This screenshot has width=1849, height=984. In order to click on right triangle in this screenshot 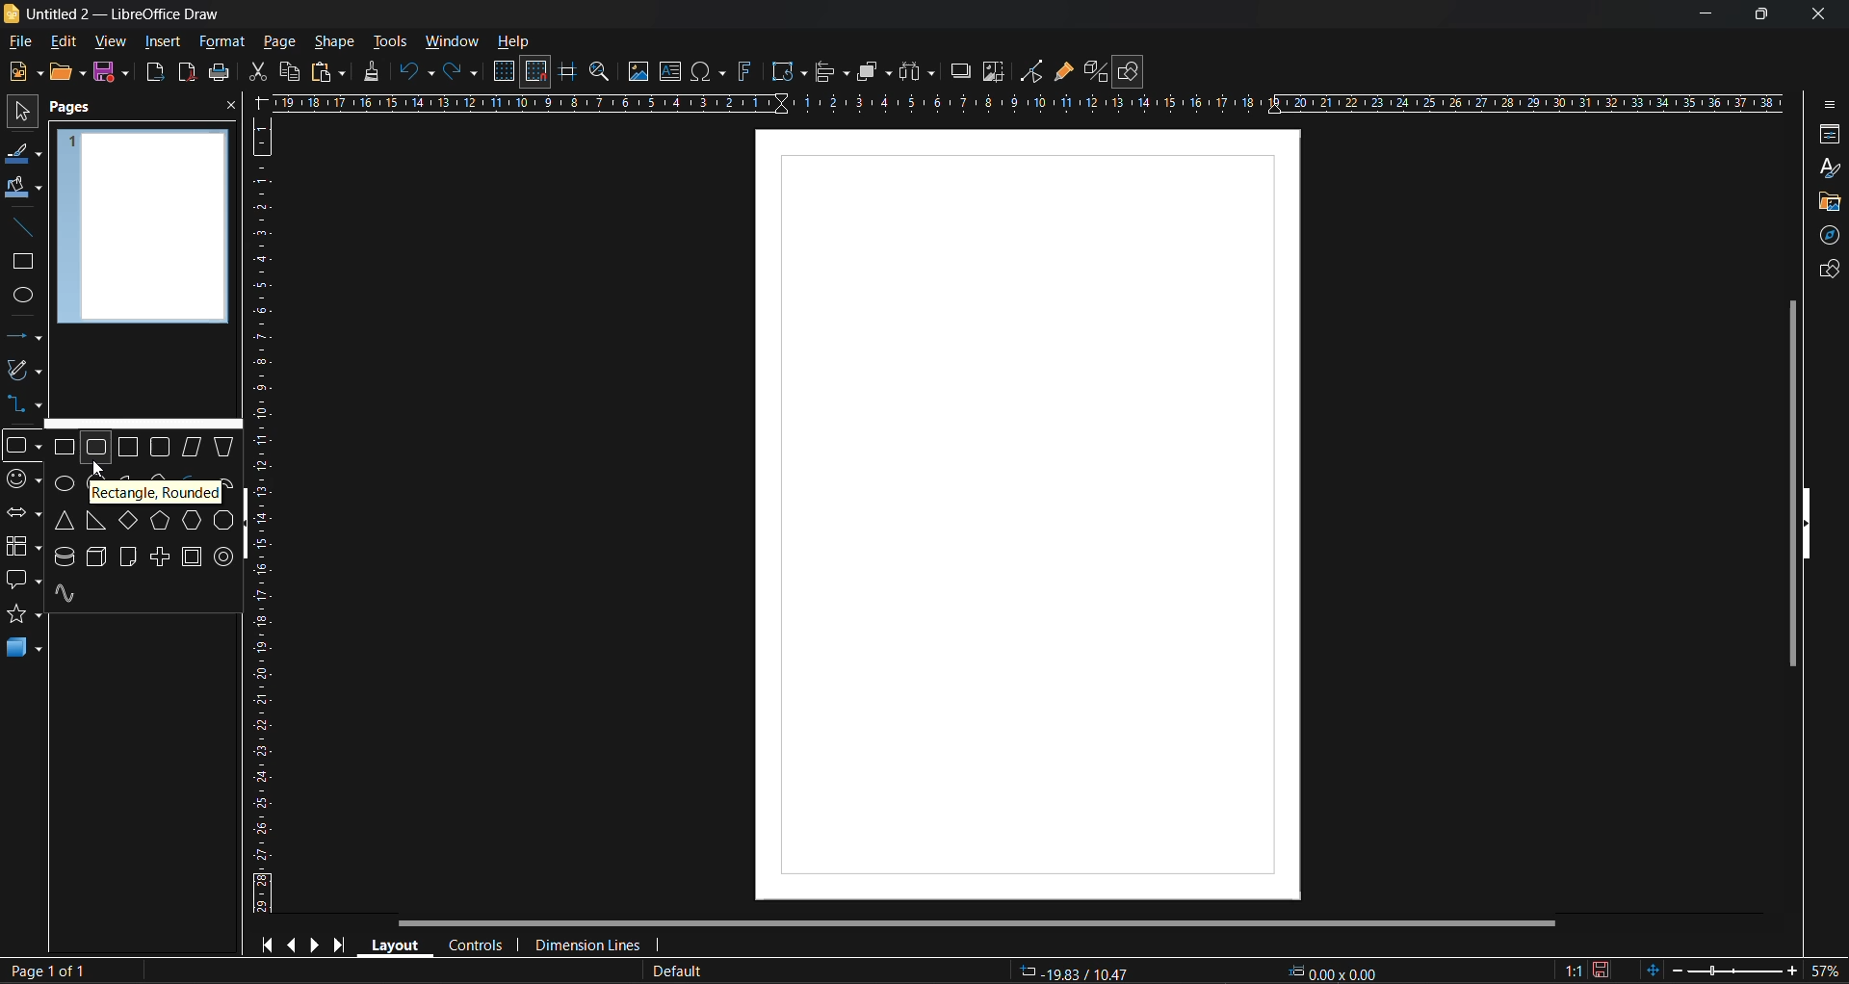, I will do `click(96, 521)`.